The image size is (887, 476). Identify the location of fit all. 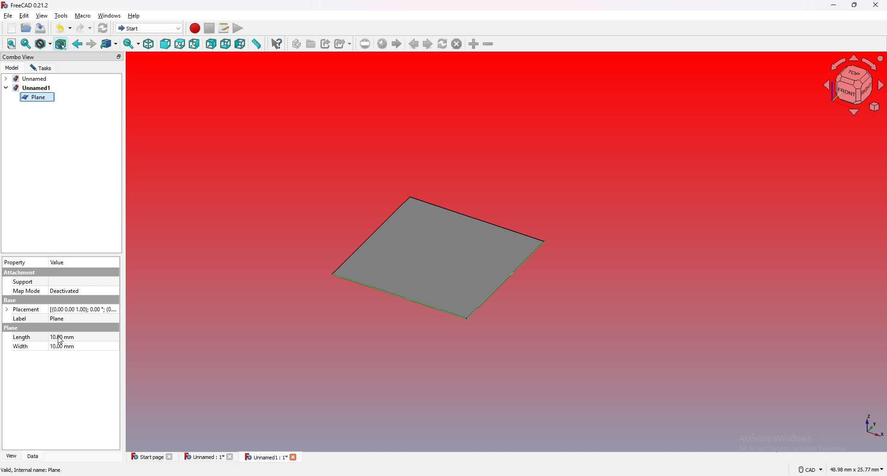
(12, 44).